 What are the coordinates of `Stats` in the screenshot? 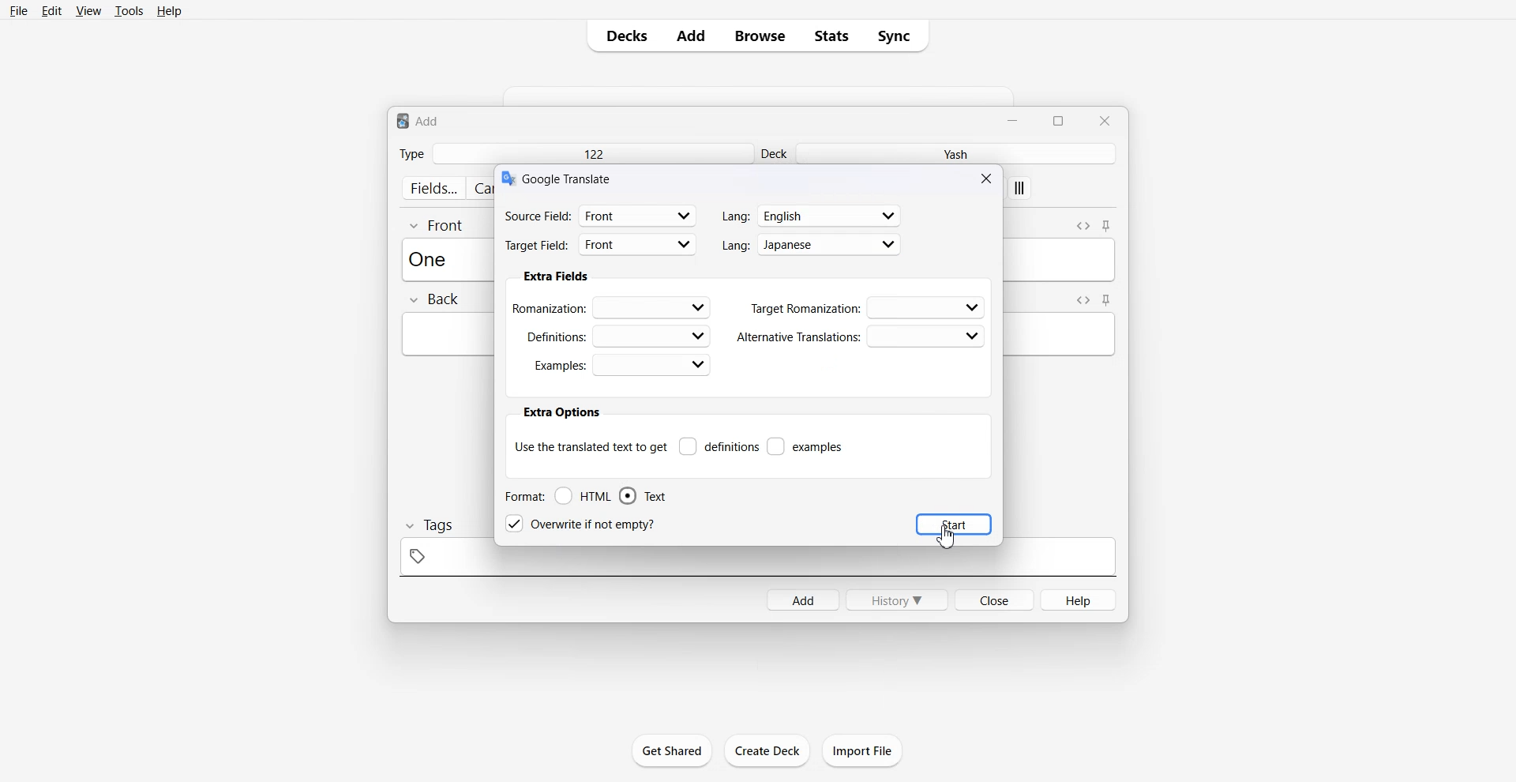 It's located at (831, 36).